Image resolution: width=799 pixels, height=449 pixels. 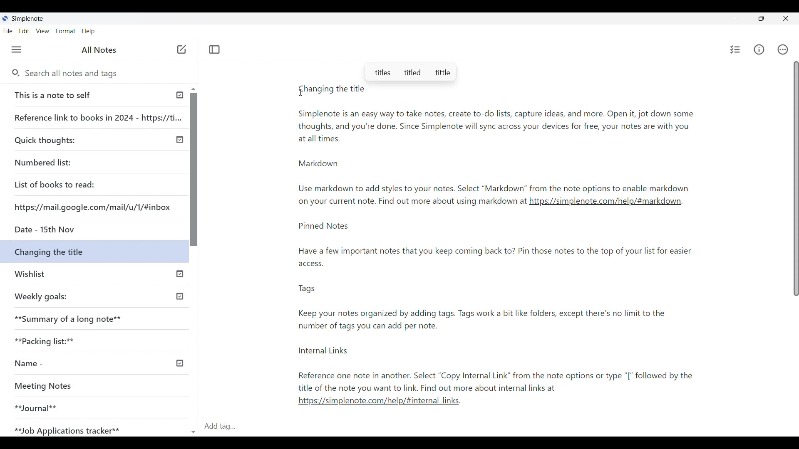 What do you see at coordinates (193, 428) in the screenshot?
I see `Quick slide to bottom` at bounding box center [193, 428].